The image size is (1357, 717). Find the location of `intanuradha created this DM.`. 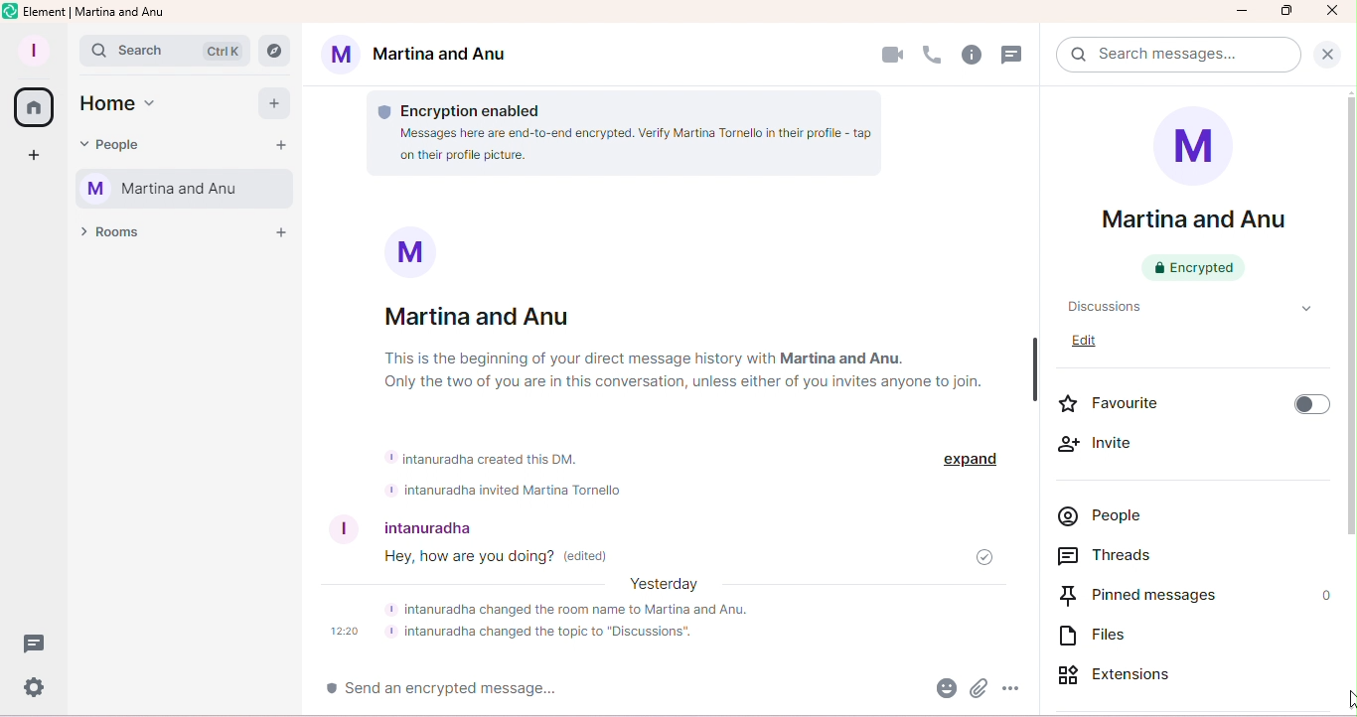

intanuradha created this DM. is located at coordinates (485, 457).